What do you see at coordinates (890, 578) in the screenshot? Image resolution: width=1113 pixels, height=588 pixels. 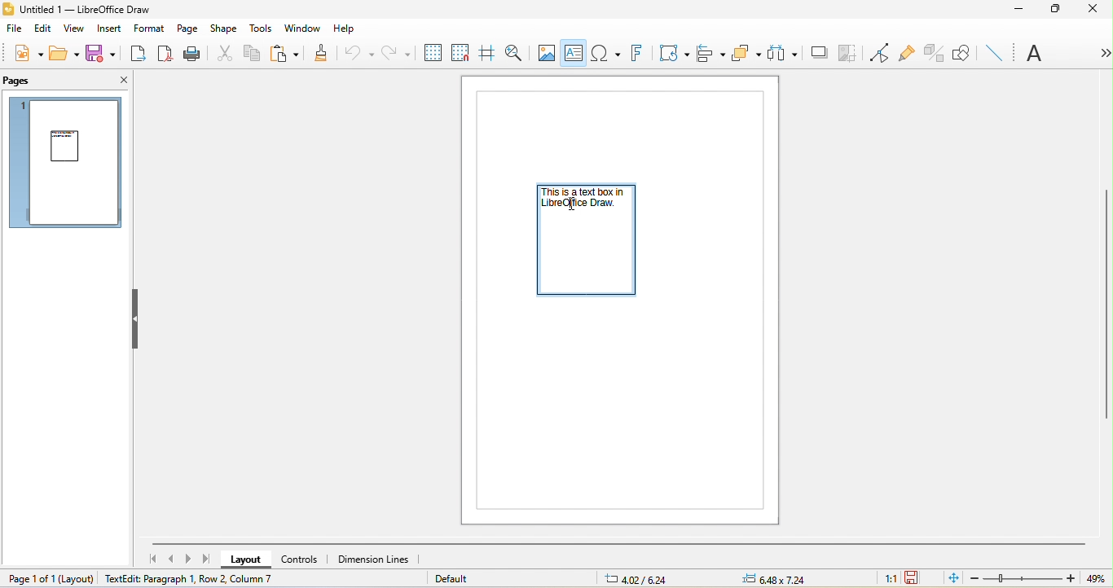 I see `1:1` at bounding box center [890, 578].